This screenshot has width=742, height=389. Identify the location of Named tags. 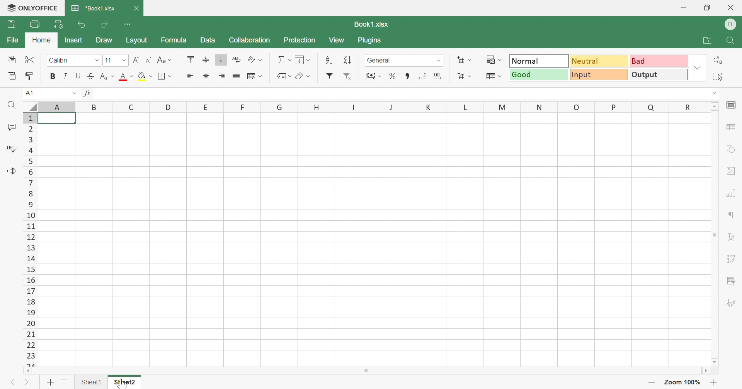
(283, 75).